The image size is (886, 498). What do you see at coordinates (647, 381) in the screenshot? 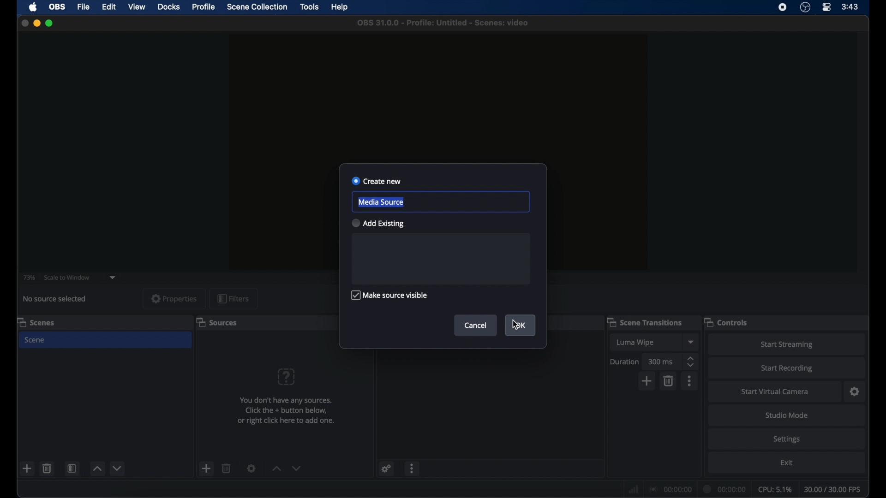
I see `add` at bounding box center [647, 381].